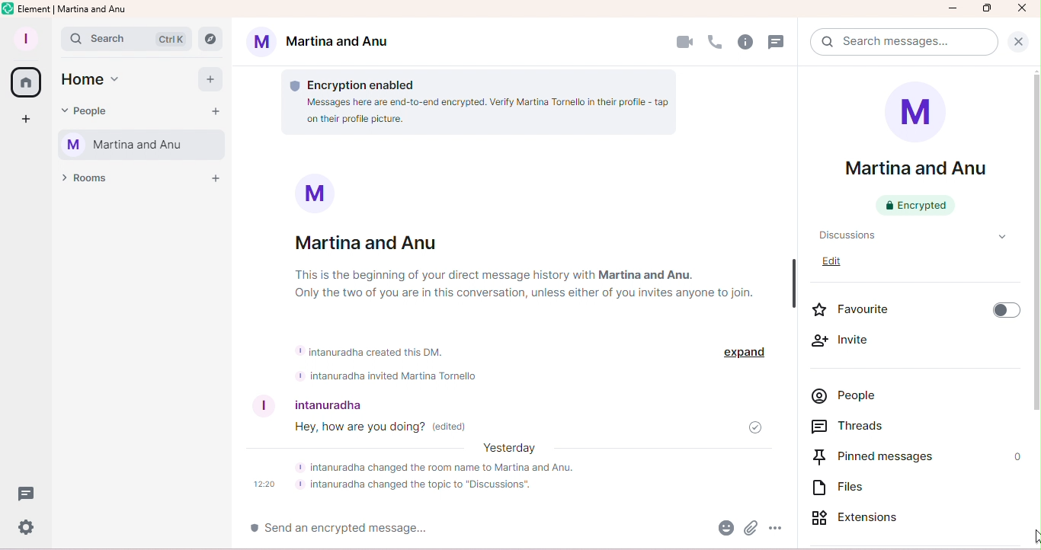 This screenshot has height=550, width=1041. I want to click on Minimize, so click(953, 11).